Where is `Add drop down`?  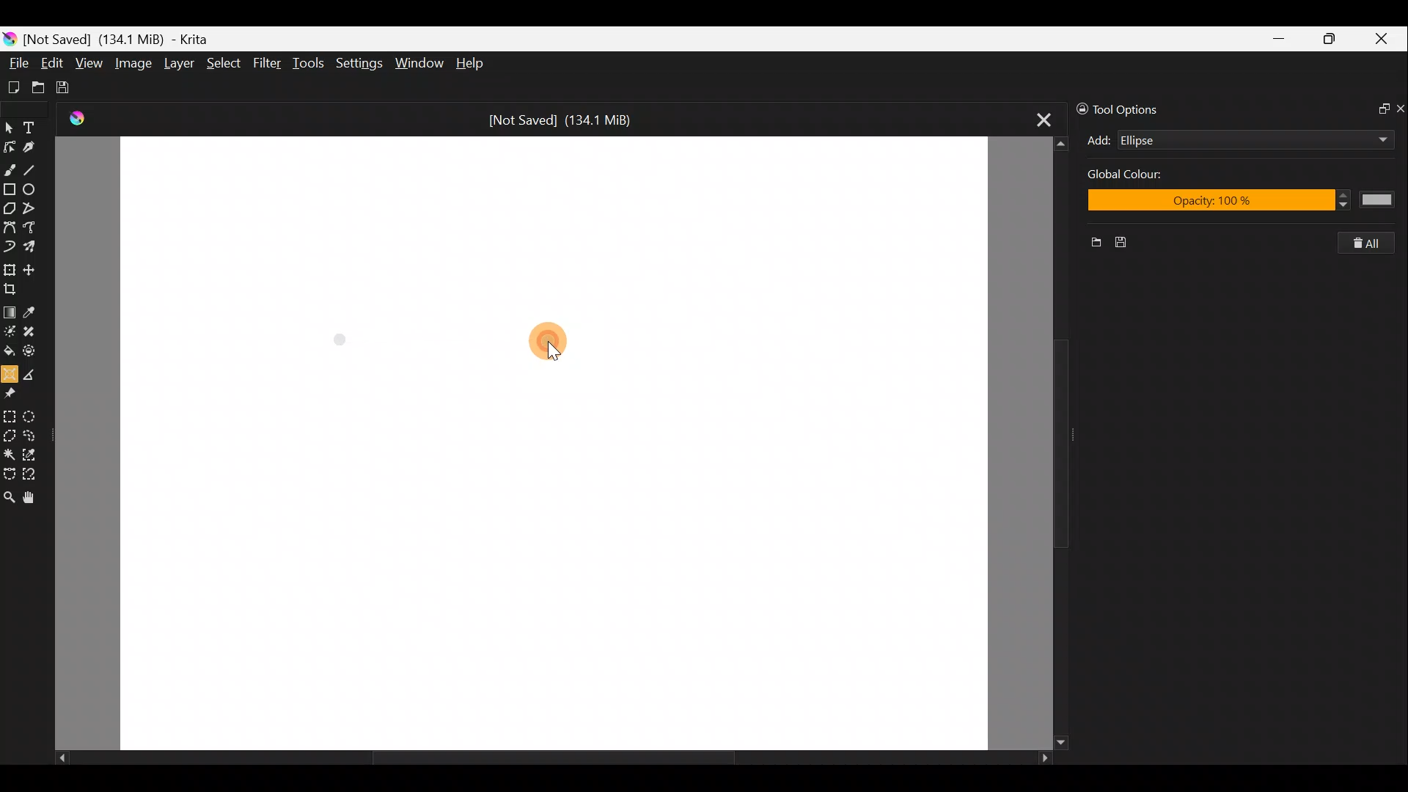 Add drop down is located at coordinates (1369, 137).